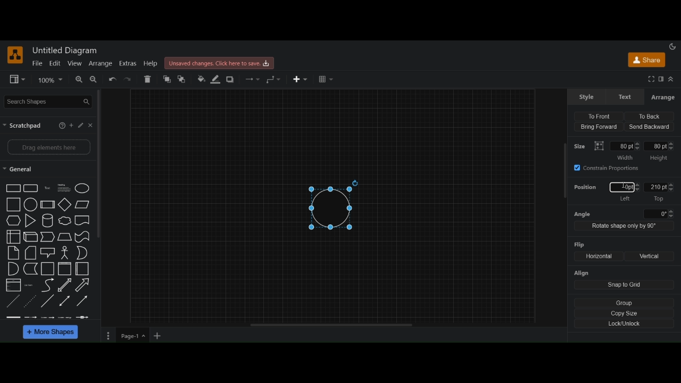 This screenshot has height=383, width=681. I want to click on view, so click(18, 80).